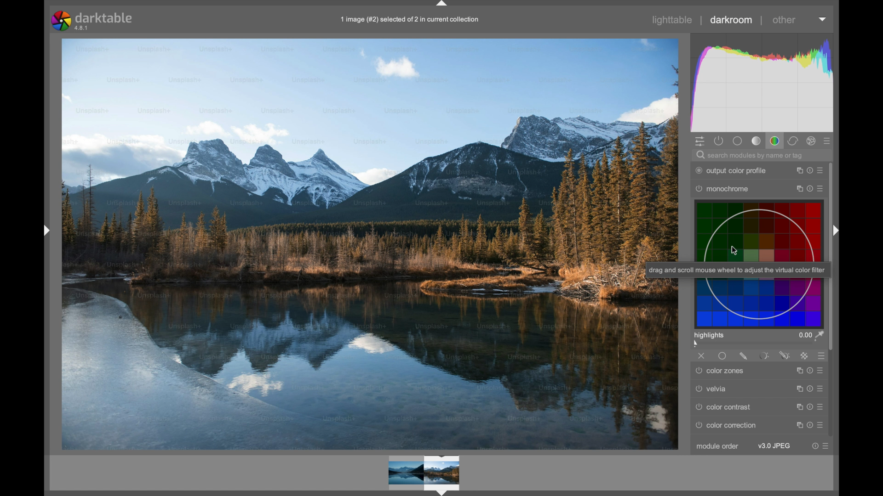 Image resolution: width=883 pixels, height=496 pixels. What do you see at coordinates (823, 188) in the screenshot?
I see `presets` at bounding box center [823, 188].